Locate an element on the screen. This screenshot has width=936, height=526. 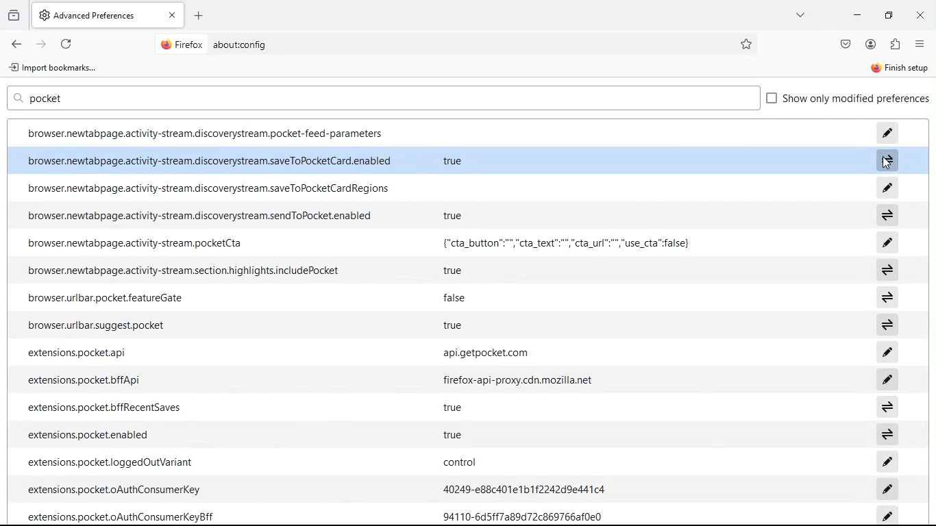
{"cta_button™"","cta_text":"","cta_url":"","use_cta"false} is located at coordinates (564, 243).